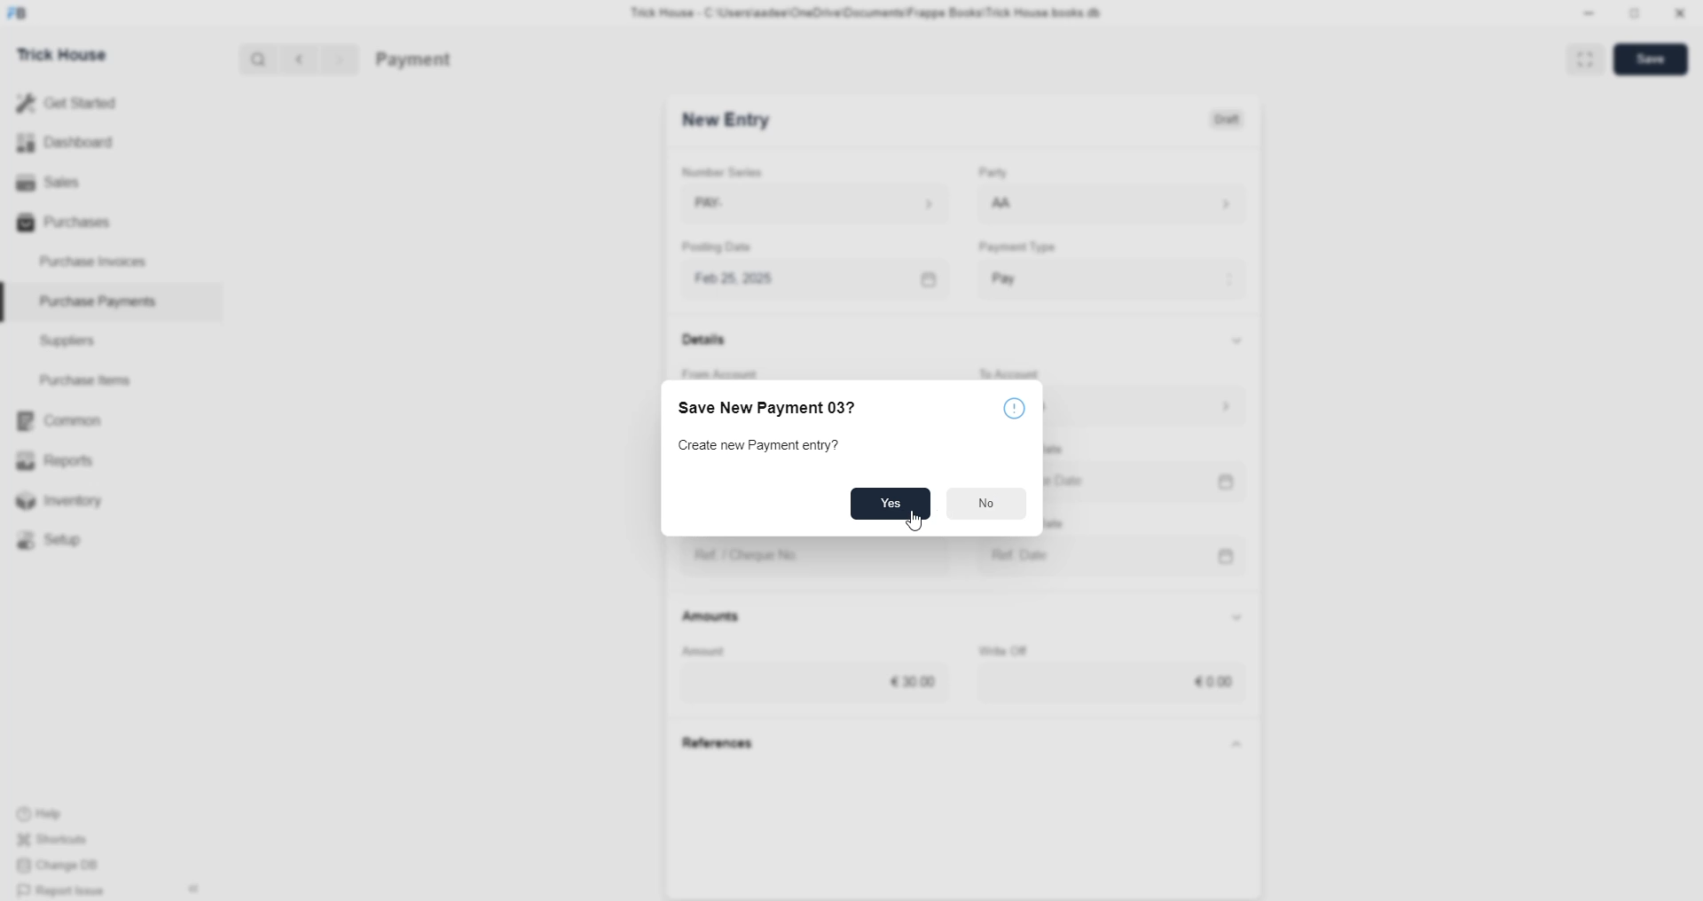  What do you see at coordinates (67, 866) in the screenshot?
I see `Change DB` at bounding box center [67, 866].